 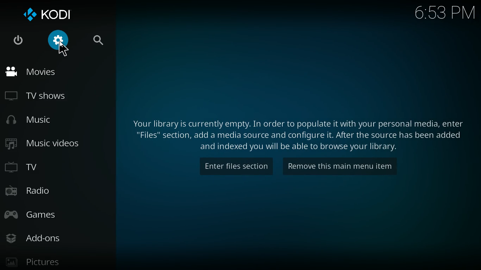 What do you see at coordinates (37, 261) in the screenshot?
I see `pictures` at bounding box center [37, 261].